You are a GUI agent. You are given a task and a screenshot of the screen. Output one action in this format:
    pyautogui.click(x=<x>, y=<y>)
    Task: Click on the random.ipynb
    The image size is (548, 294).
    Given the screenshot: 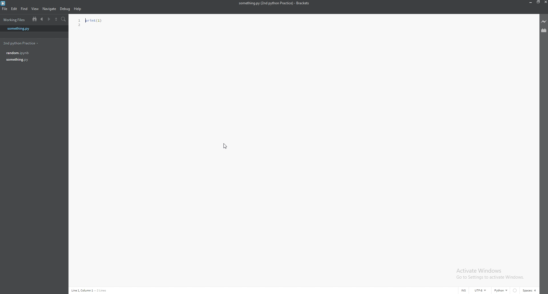 What is the action you would take?
    pyautogui.click(x=31, y=53)
    